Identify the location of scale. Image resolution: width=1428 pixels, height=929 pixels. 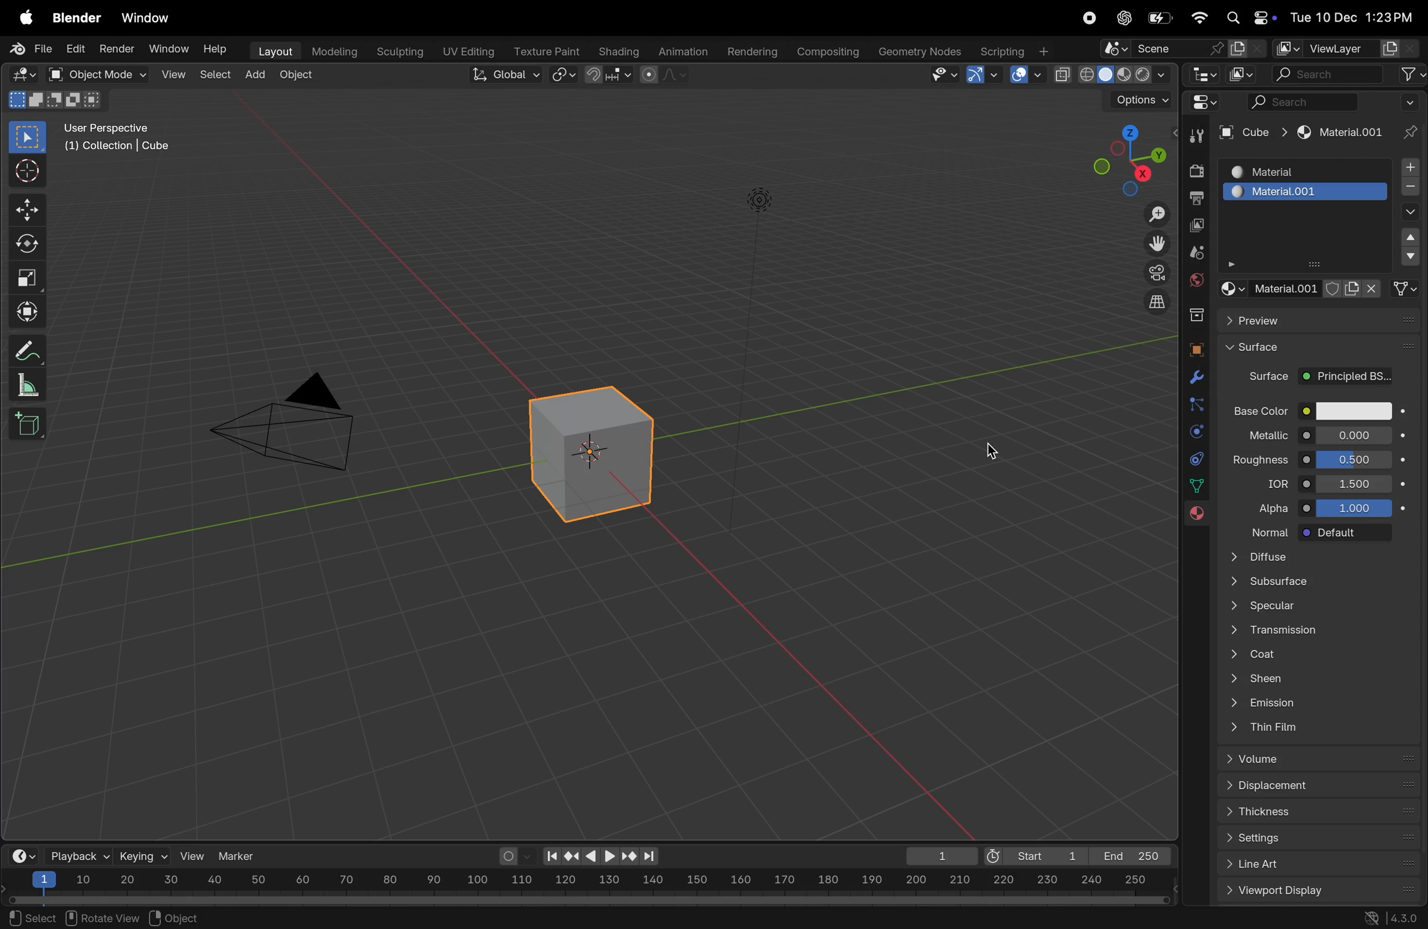
(25, 274).